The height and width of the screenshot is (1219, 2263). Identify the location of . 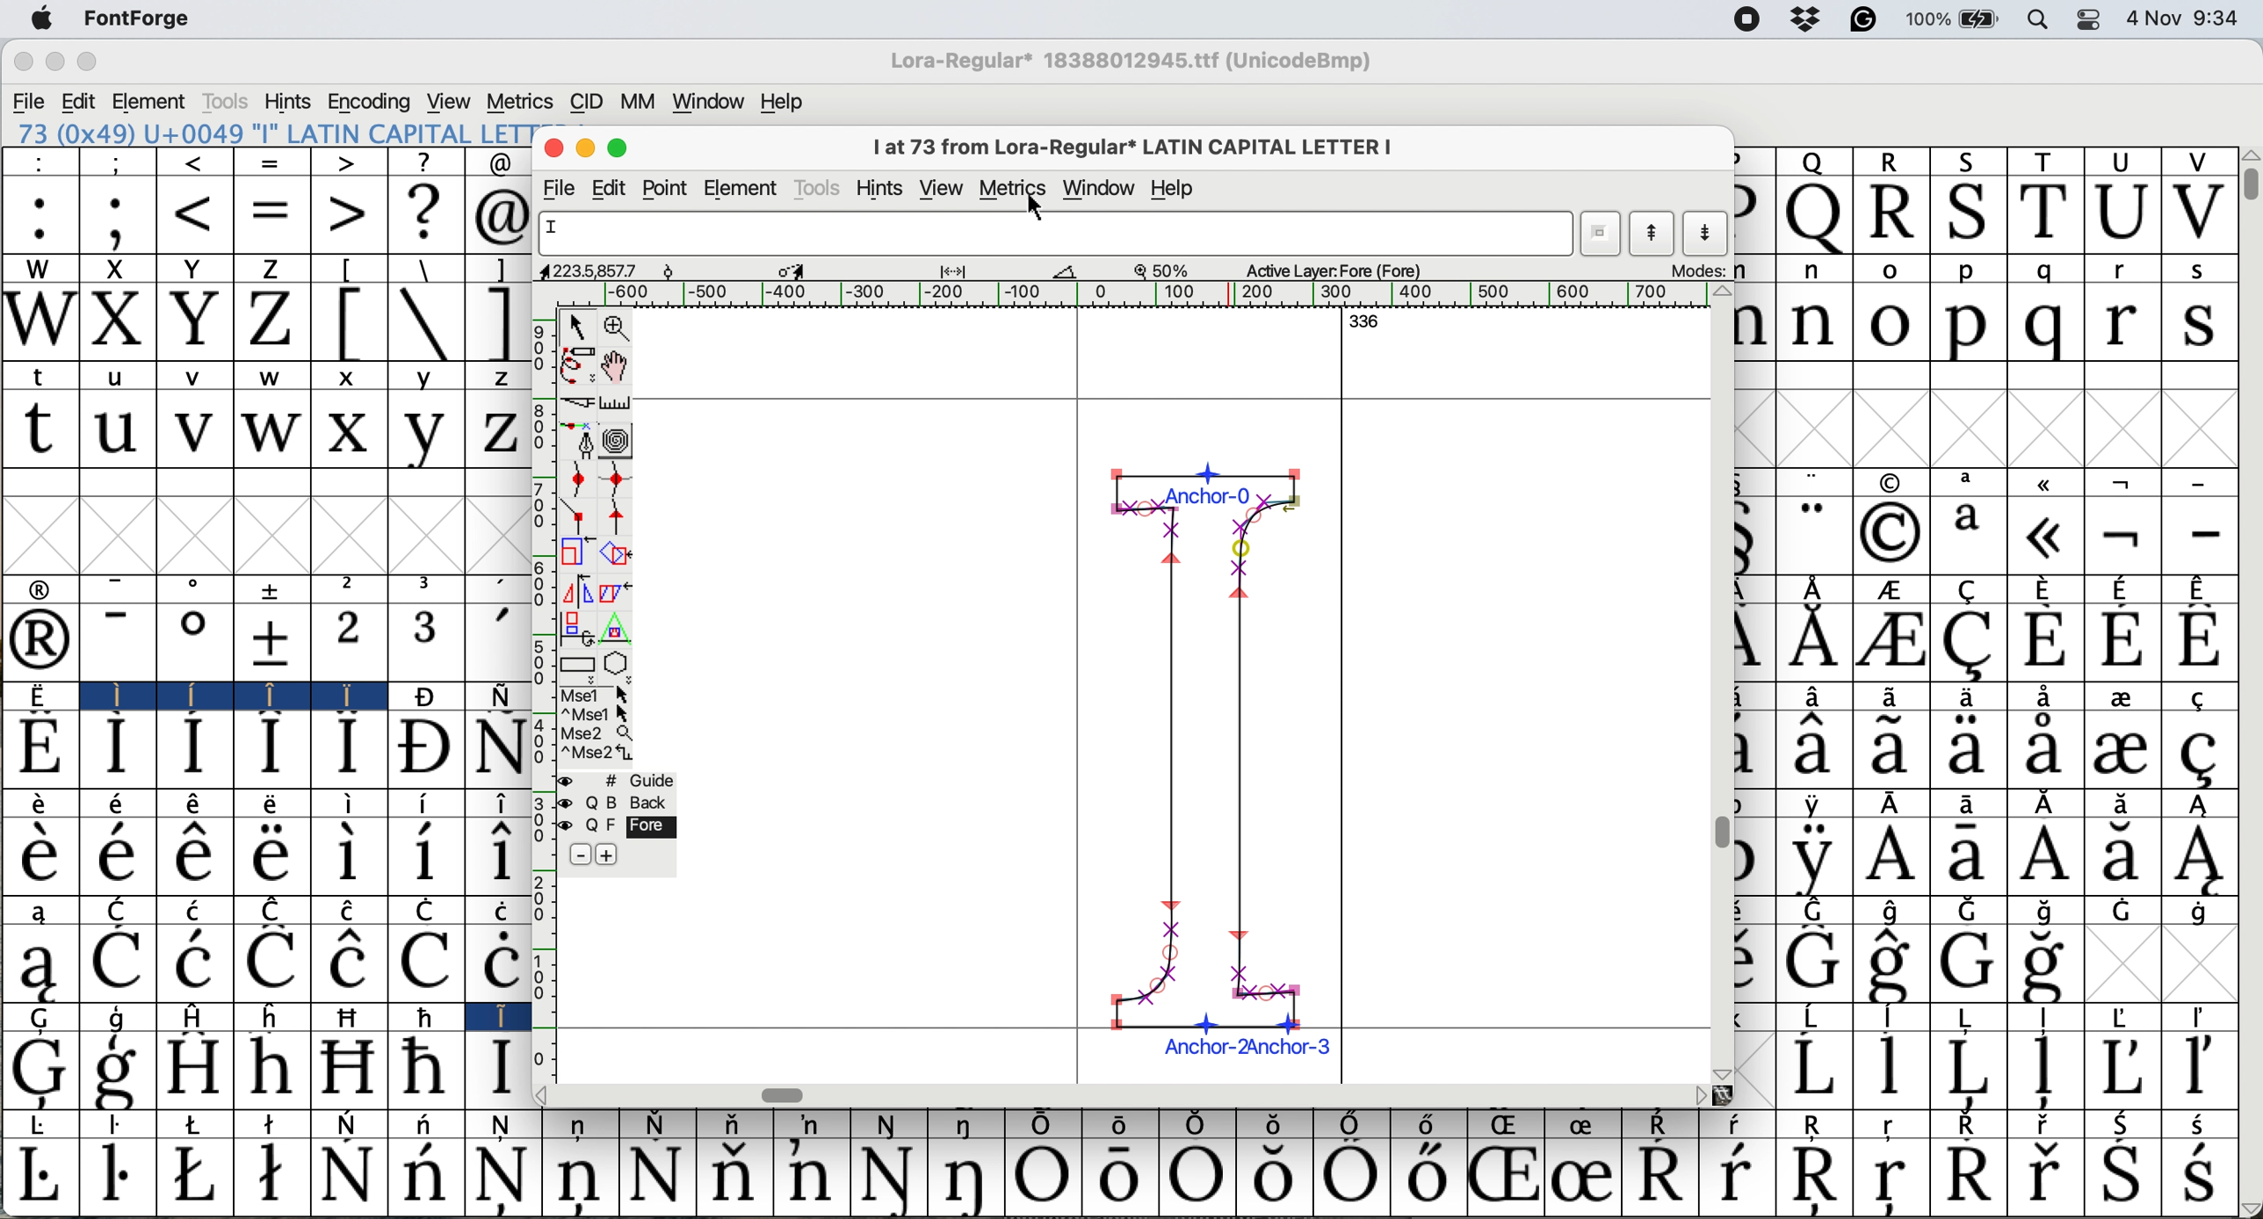
(553, 1096).